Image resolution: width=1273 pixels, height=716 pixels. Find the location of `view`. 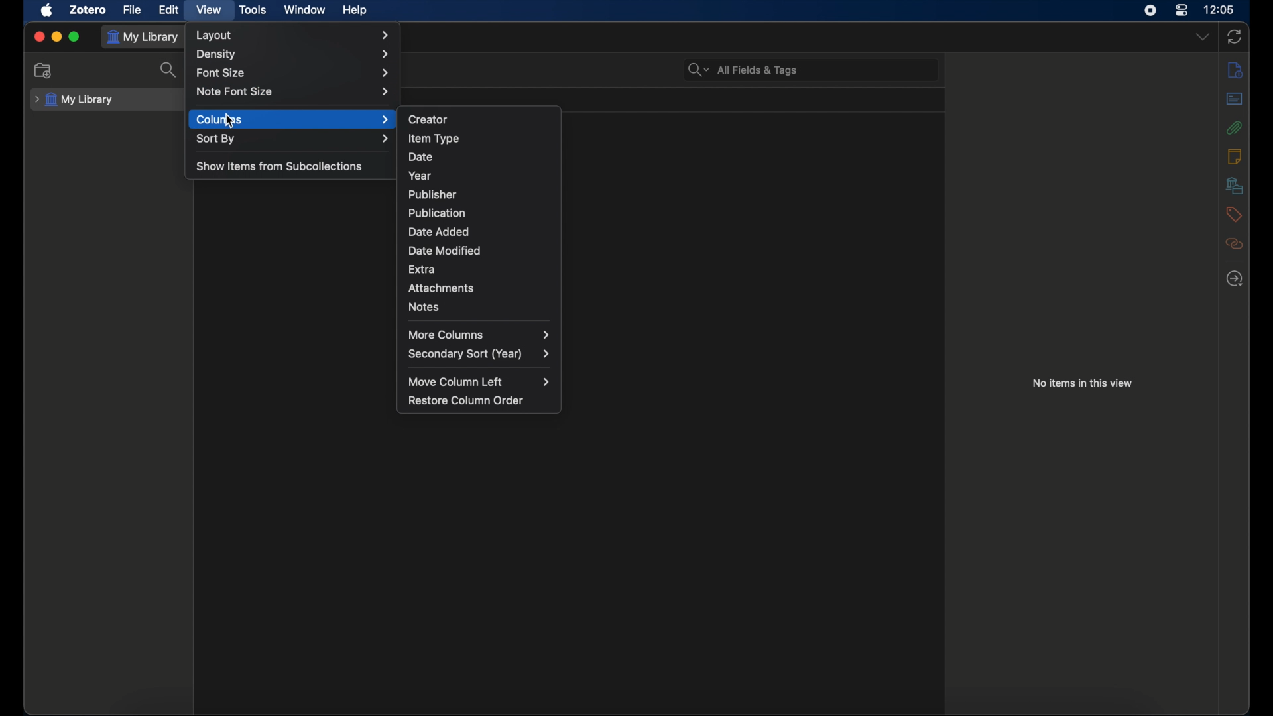

view is located at coordinates (210, 10).